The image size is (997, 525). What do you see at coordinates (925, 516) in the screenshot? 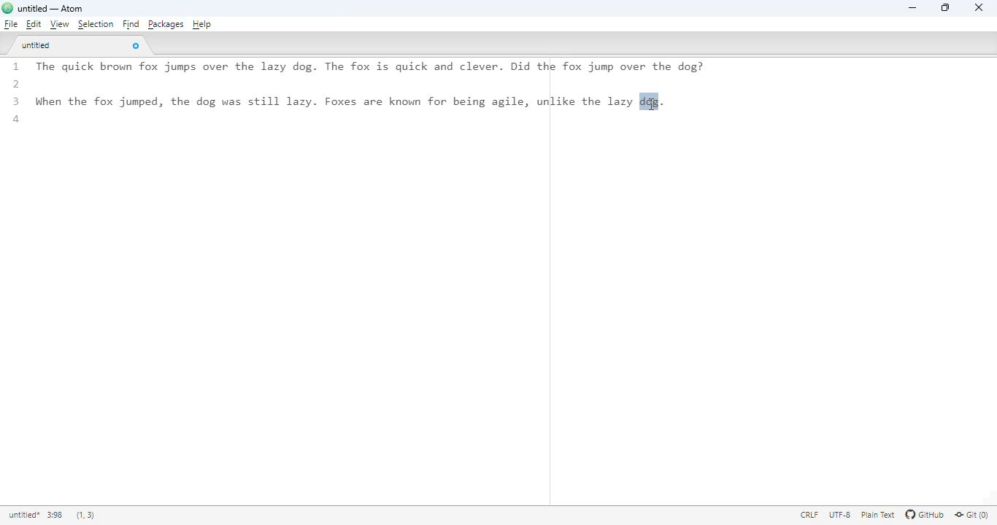
I see `GitHub` at bounding box center [925, 516].